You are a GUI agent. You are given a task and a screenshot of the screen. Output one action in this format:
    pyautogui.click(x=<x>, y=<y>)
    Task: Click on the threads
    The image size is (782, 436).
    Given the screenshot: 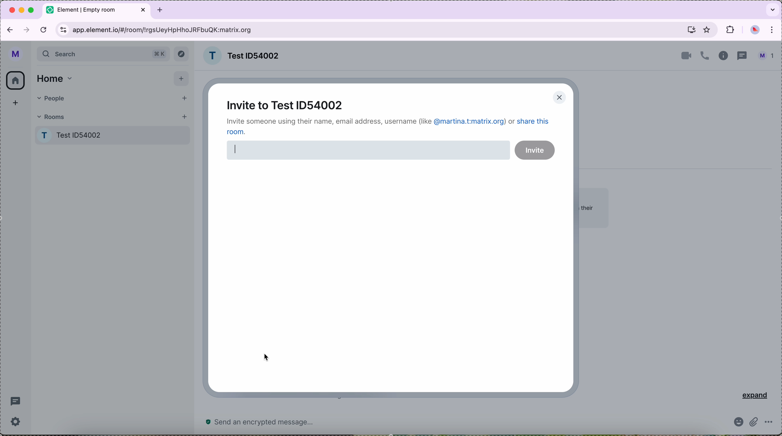 What is the action you would take?
    pyautogui.click(x=742, y=55)
    